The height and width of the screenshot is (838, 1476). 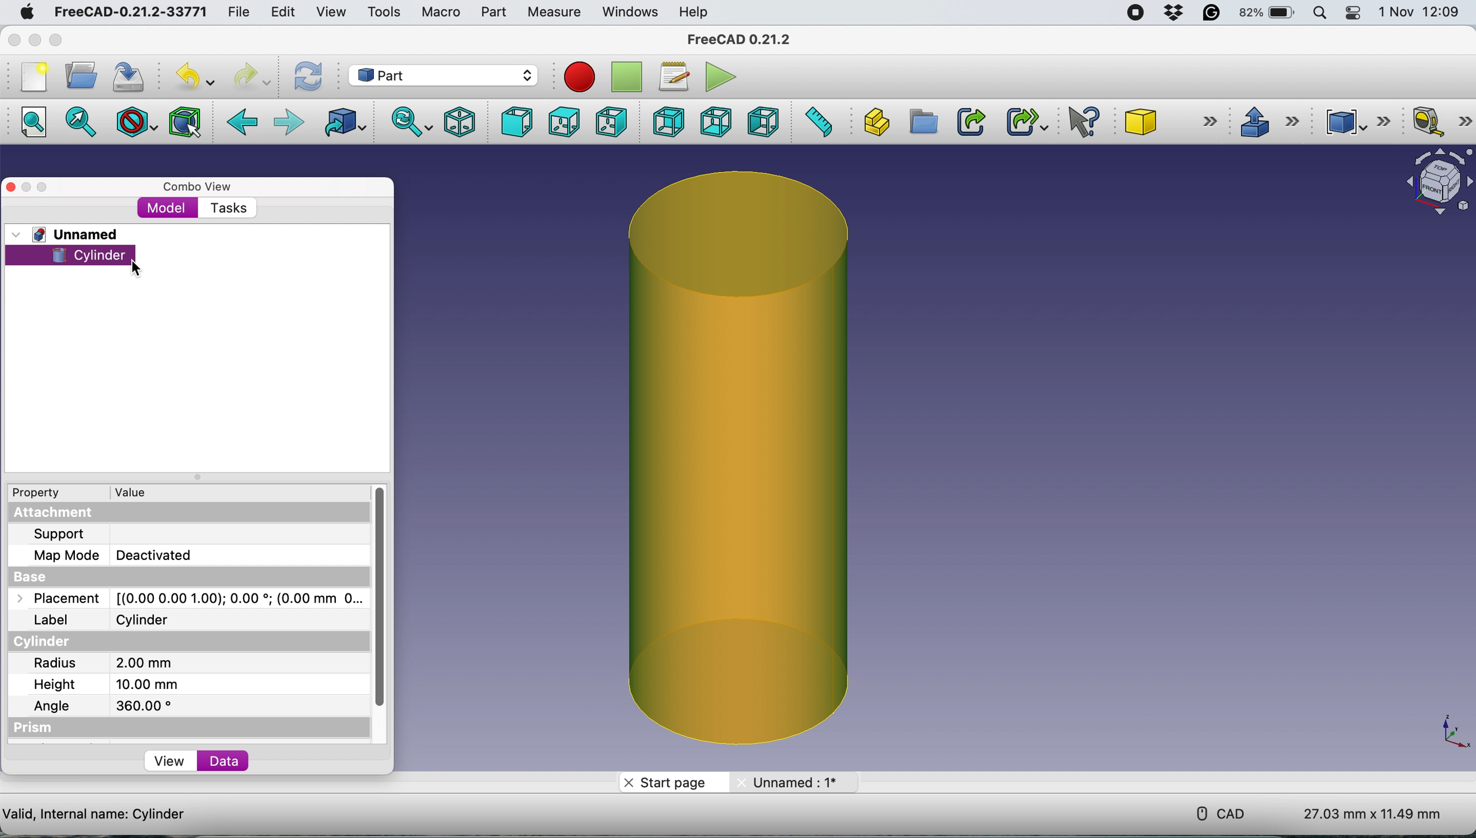 What do you see at coordinates (222, 760) in the screenshot?
I see `data` at bounding box center [222, 760].